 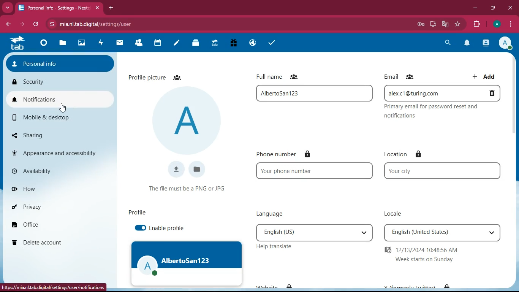 I want to click on enable profile, so click(x=160, y=229).